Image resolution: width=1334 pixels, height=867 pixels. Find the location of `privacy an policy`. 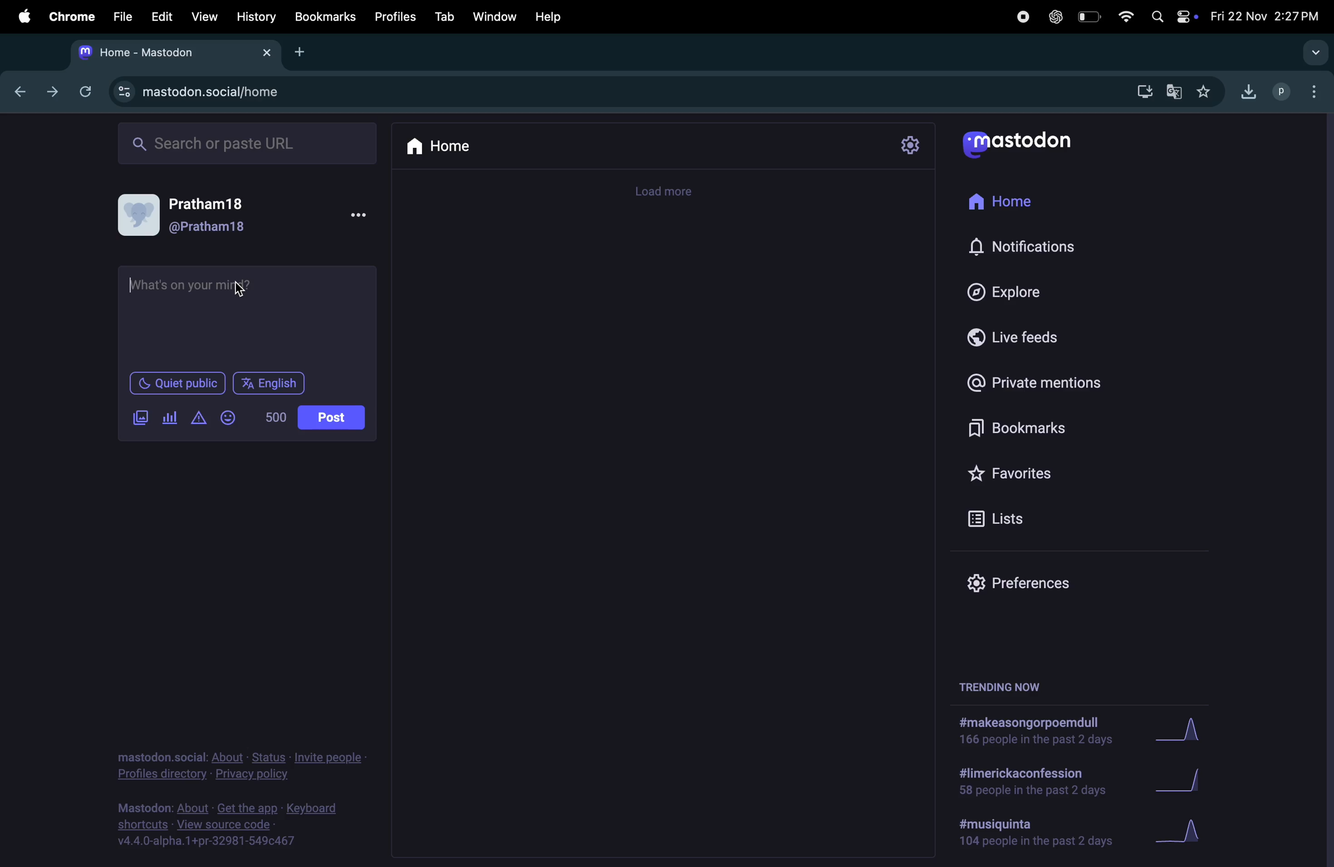

privacy an policy is located at coordinates (240, 767).